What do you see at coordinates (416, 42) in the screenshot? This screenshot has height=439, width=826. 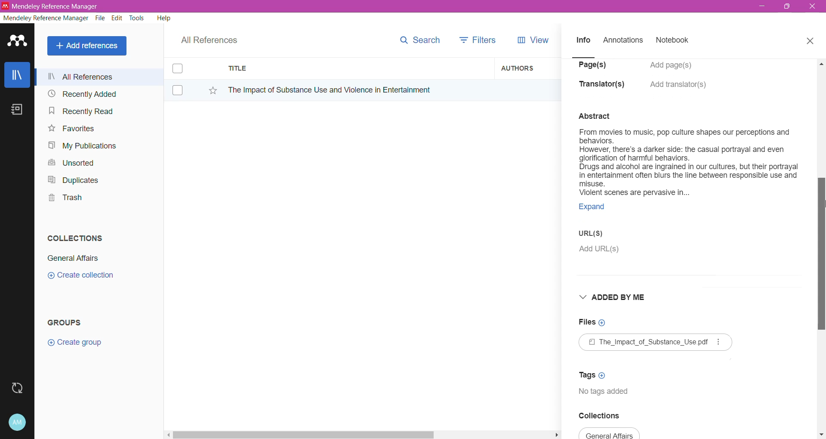 I see `Search` at bounding box center [416, 42].